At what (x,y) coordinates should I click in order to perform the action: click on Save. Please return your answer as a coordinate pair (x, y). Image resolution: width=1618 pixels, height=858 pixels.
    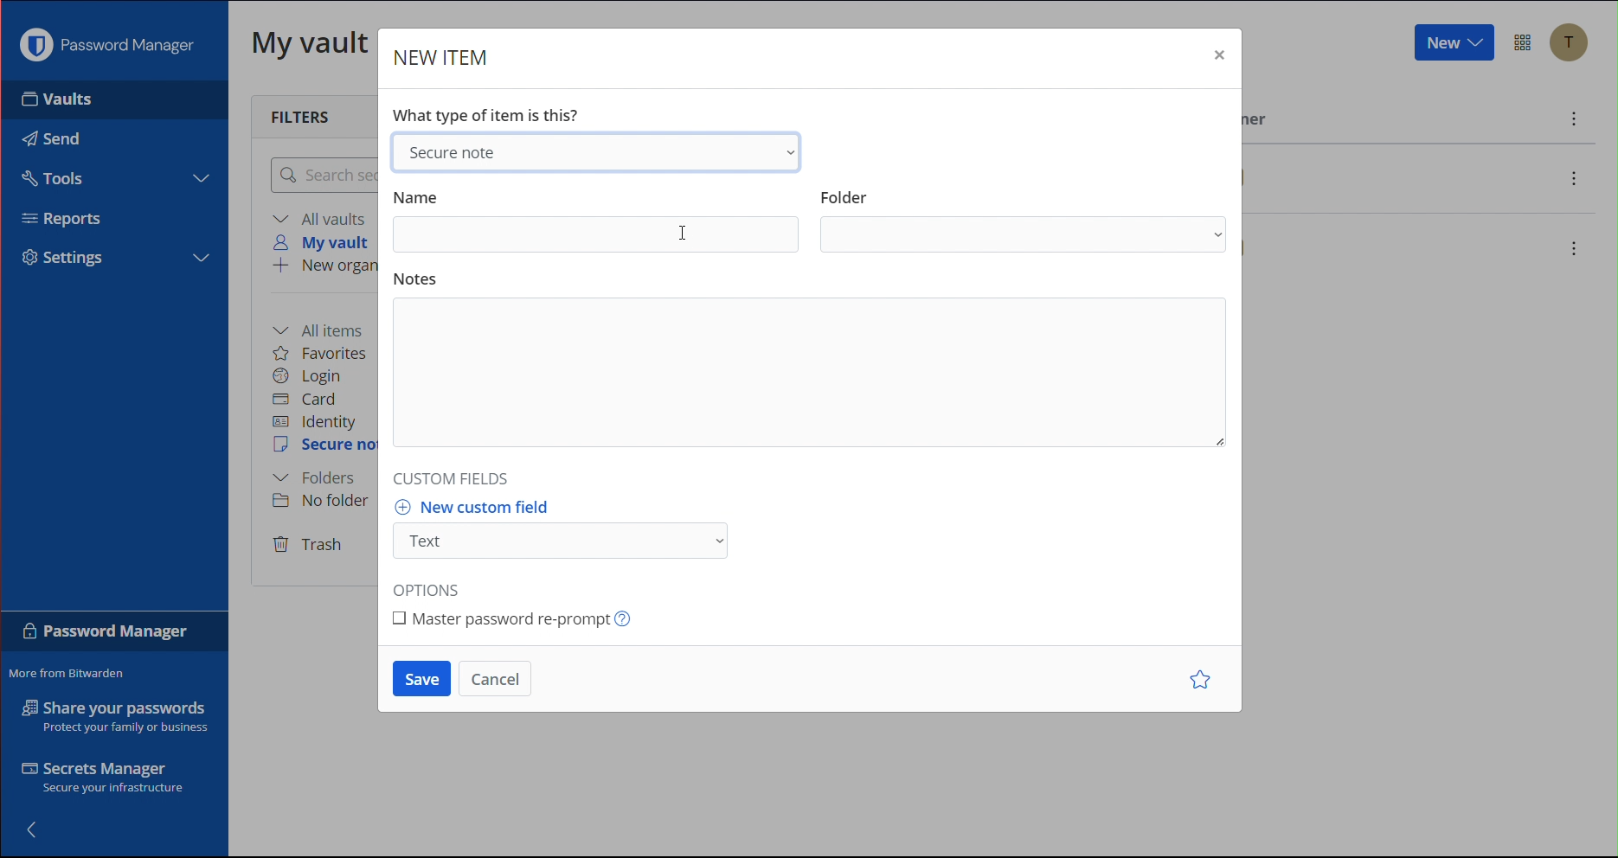
    Looking at the image, I should click on (418, 678).